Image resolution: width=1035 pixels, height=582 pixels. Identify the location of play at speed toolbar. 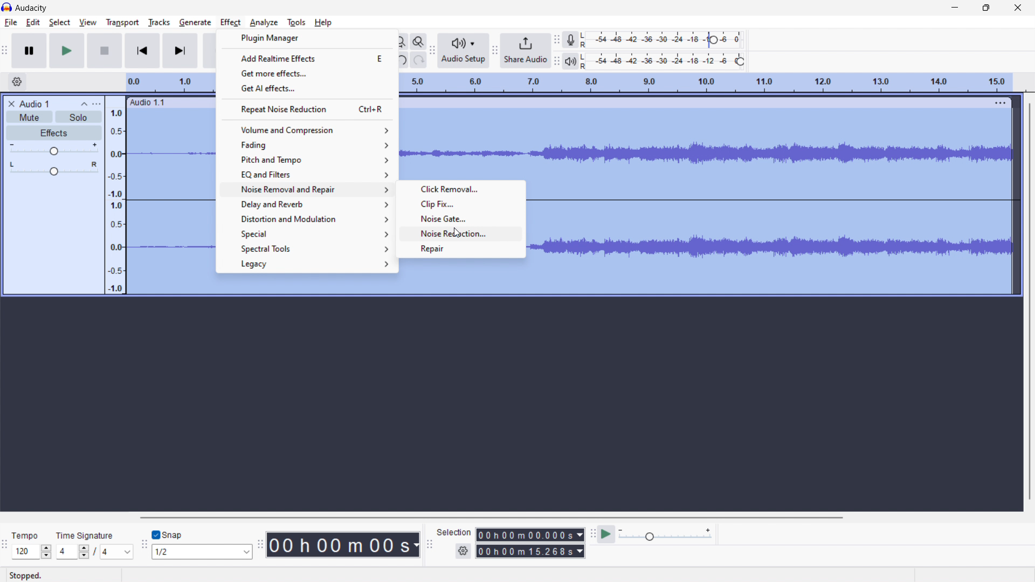
(592, 533).